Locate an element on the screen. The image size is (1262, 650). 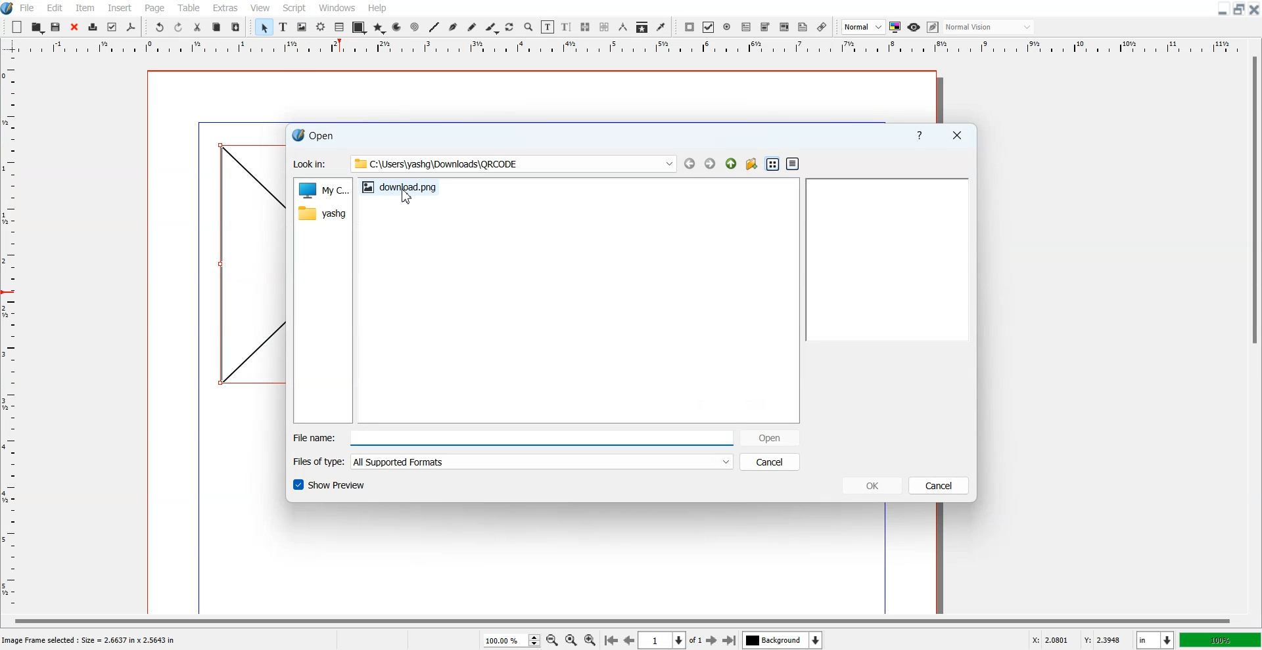
PDF Radio Button is located at coordinates (727, 27).